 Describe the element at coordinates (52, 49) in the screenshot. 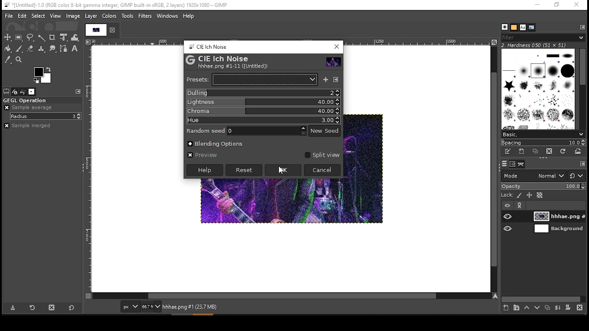

I see `smudge tool` at that location.